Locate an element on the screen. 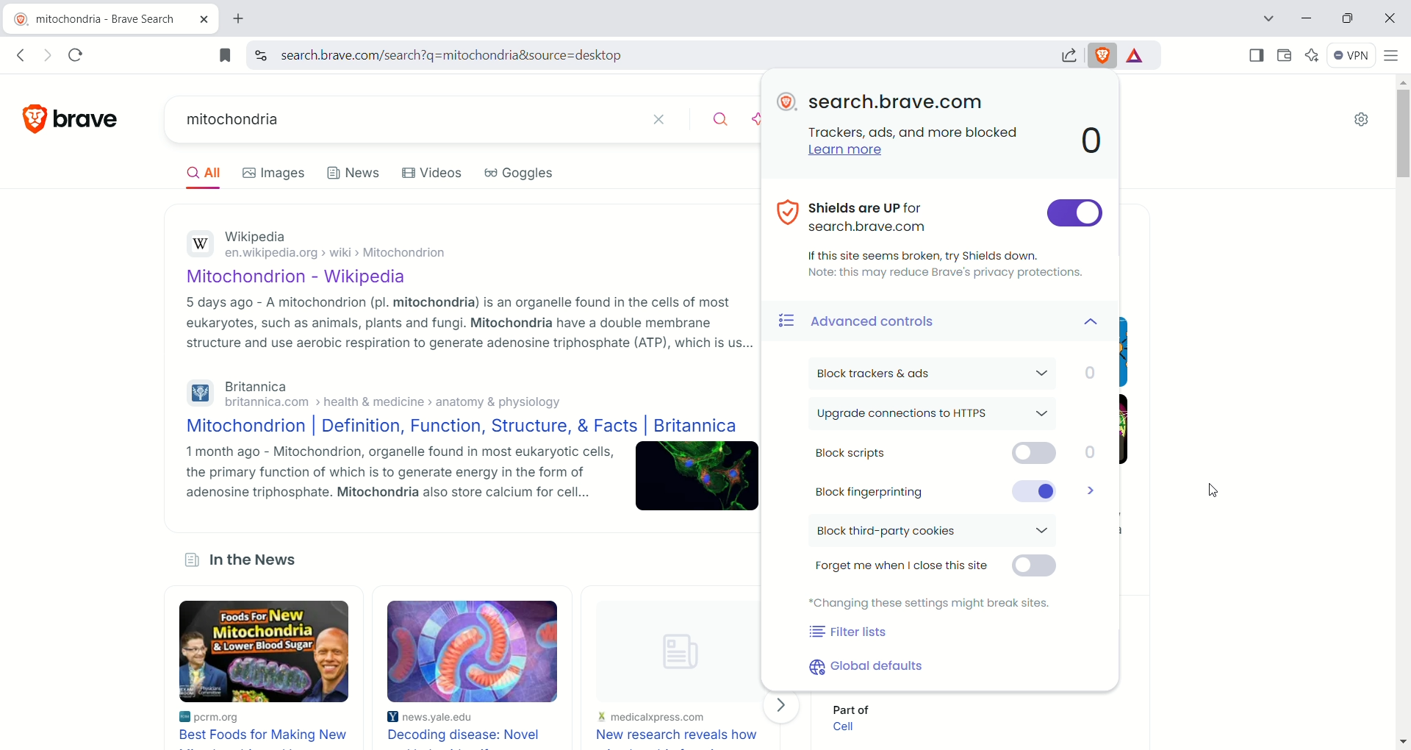 The height and width of the screenshot is (750, 1411). setting is located at coordinates (1359, 123).